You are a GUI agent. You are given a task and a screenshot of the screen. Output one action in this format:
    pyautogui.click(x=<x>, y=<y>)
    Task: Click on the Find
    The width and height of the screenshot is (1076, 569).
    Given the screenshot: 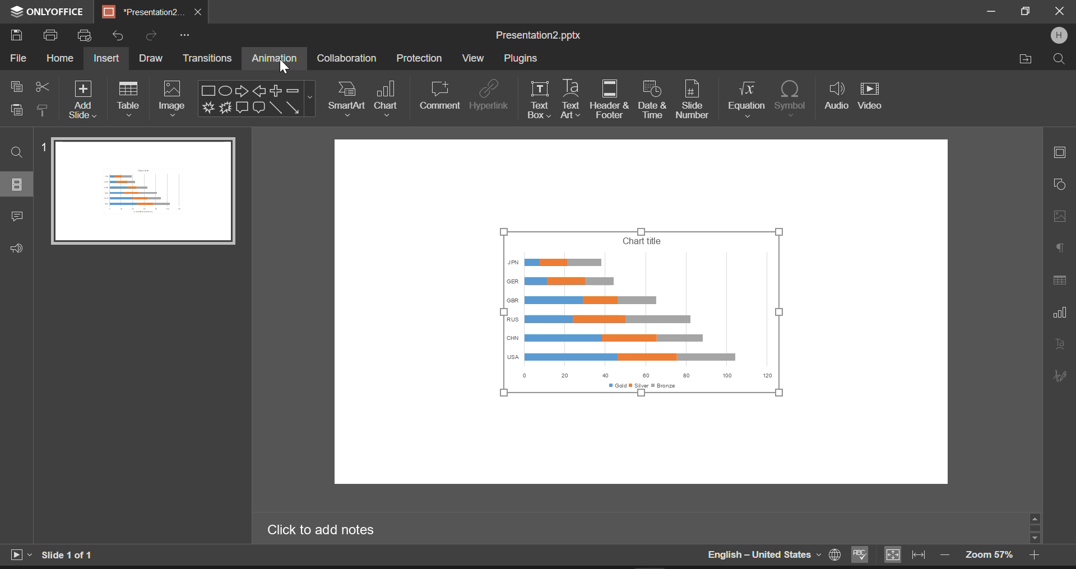 What is the action you would take?
    pyautogui.click(x=17, y=152)
    